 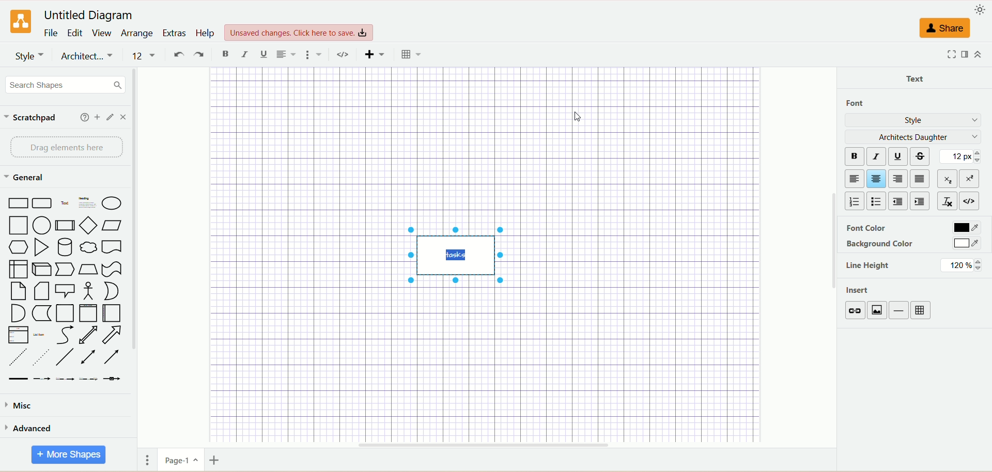 What do you see at coordinates (947, 200) in the screenshot?
I see `clear formatting` at bounding box center [947, 200].